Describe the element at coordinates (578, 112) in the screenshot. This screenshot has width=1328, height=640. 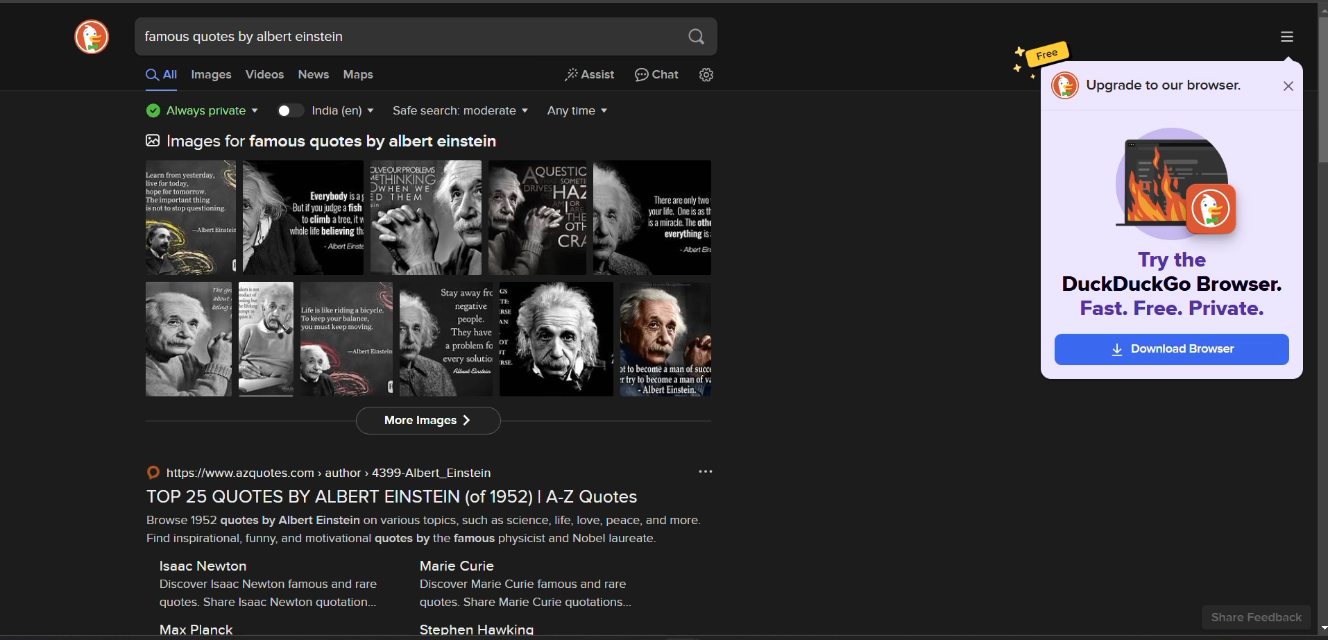
I see `results timeline filter` at that location.